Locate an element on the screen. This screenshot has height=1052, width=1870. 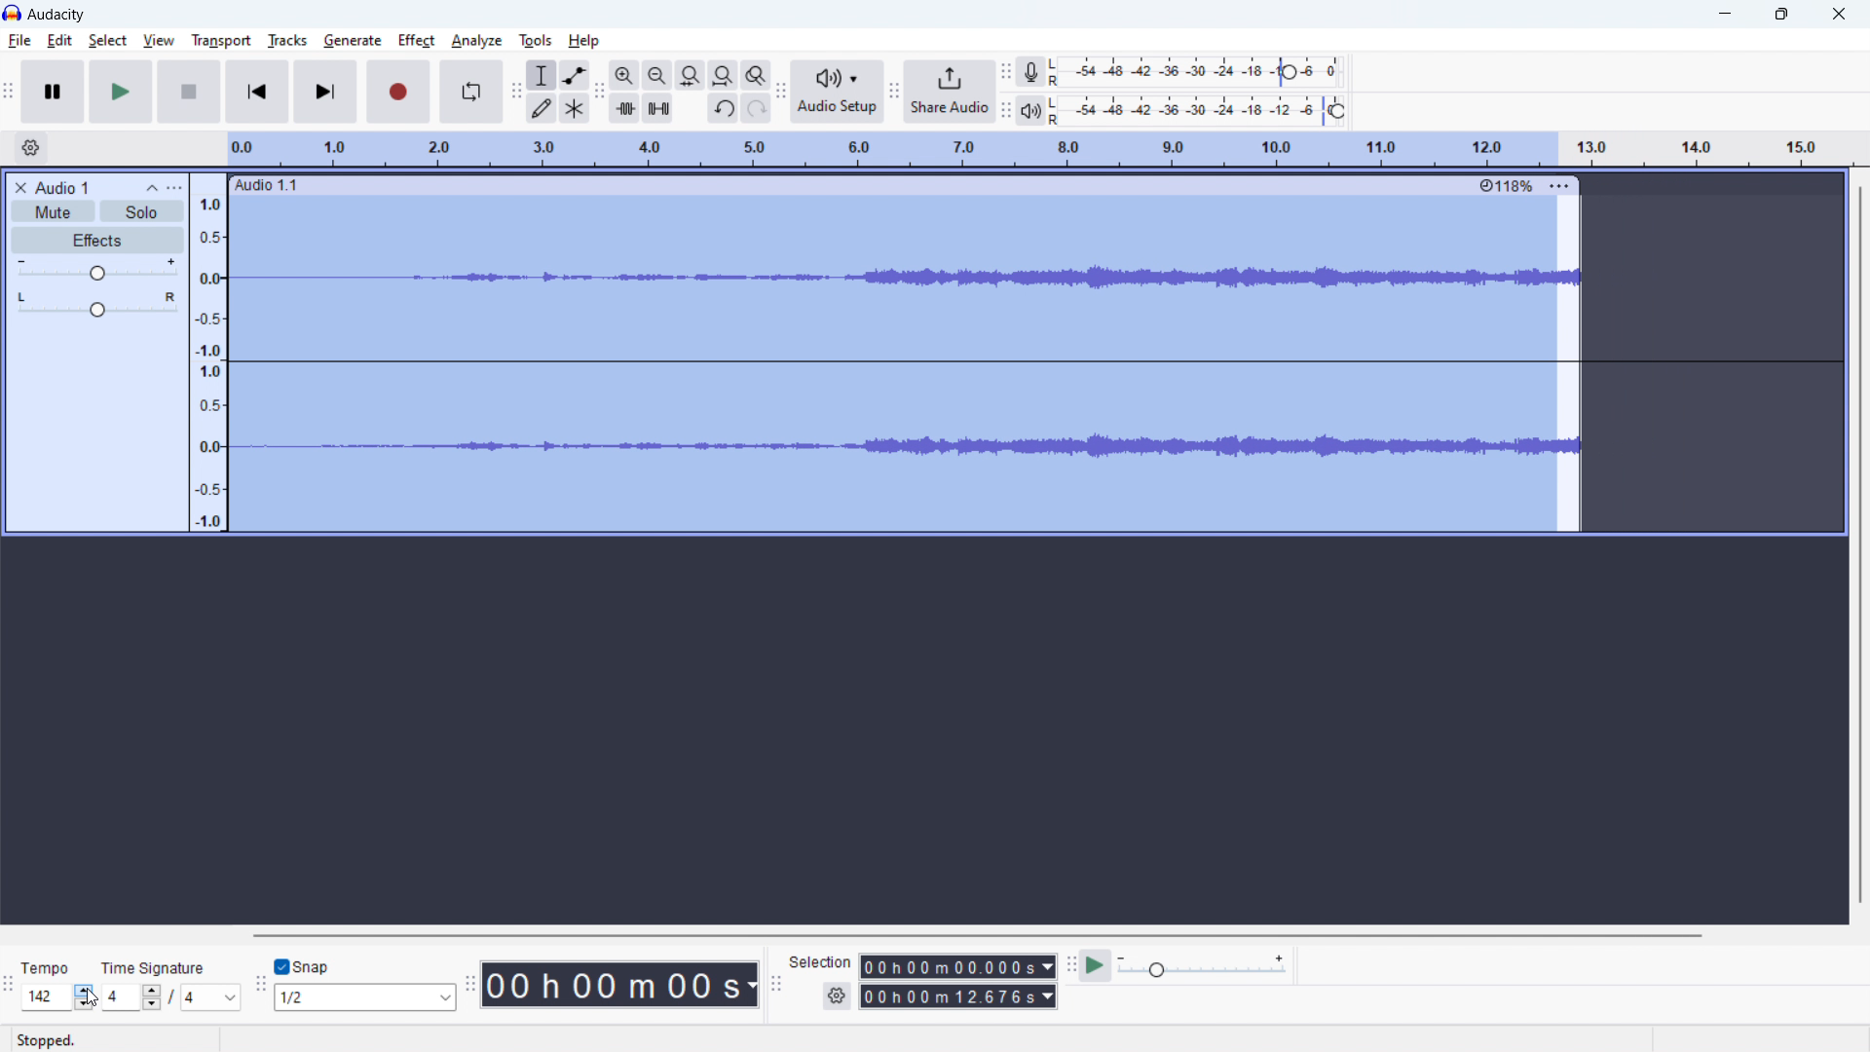
delete audio is located at coordinates (19, 187).